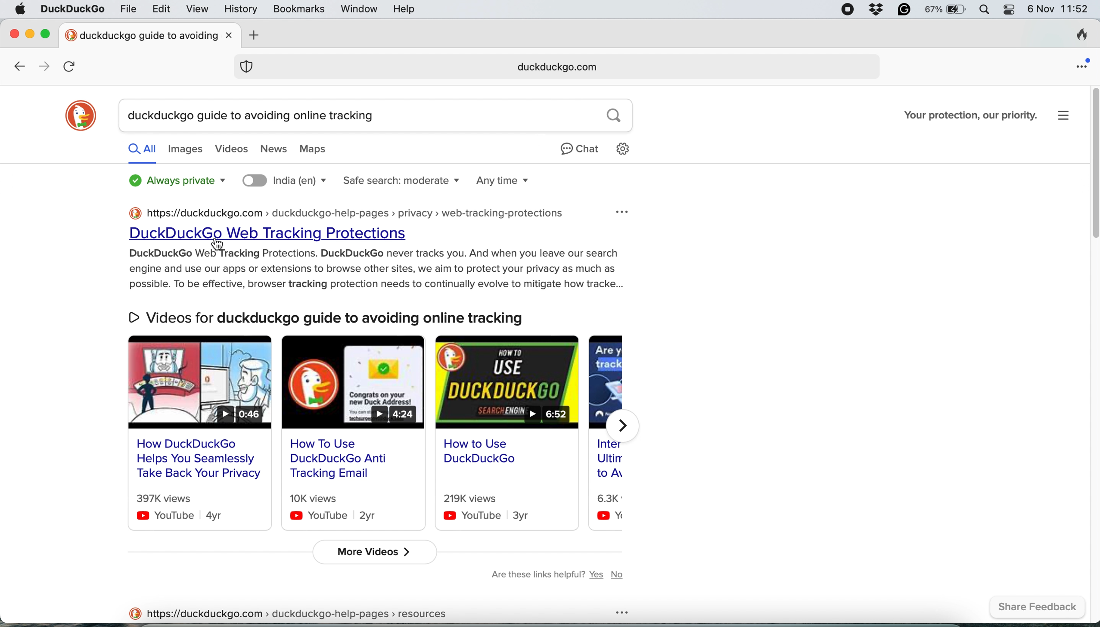 The height and width of the screenshot is (627, 1100). Describe the element at coordinates (81, 115) in the screenshot. I see `duckduckgo logo` at that location.